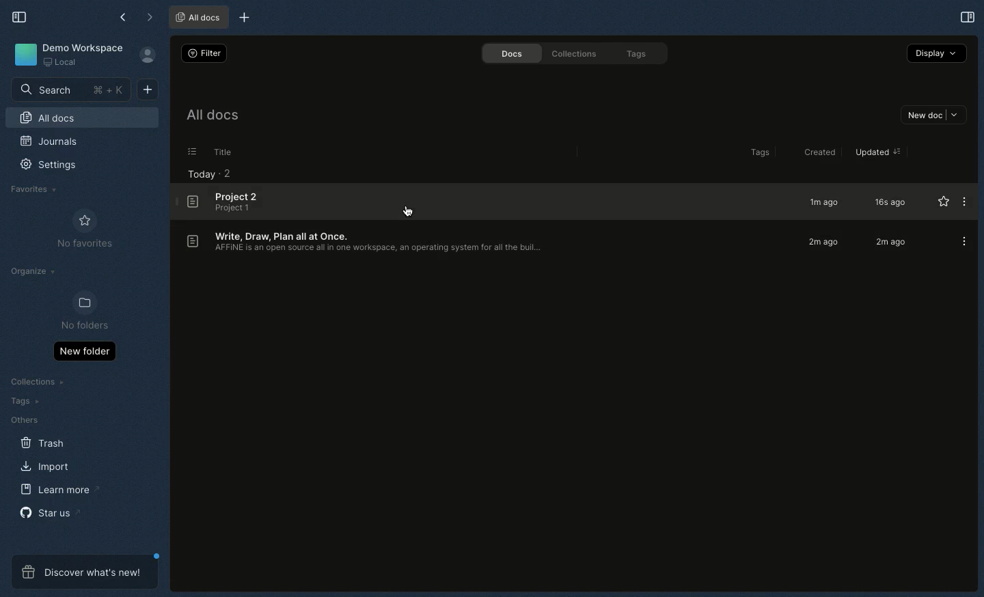 The width and height of the screenshot is (984, 597). I want to click on Tags, so click(761, 152).